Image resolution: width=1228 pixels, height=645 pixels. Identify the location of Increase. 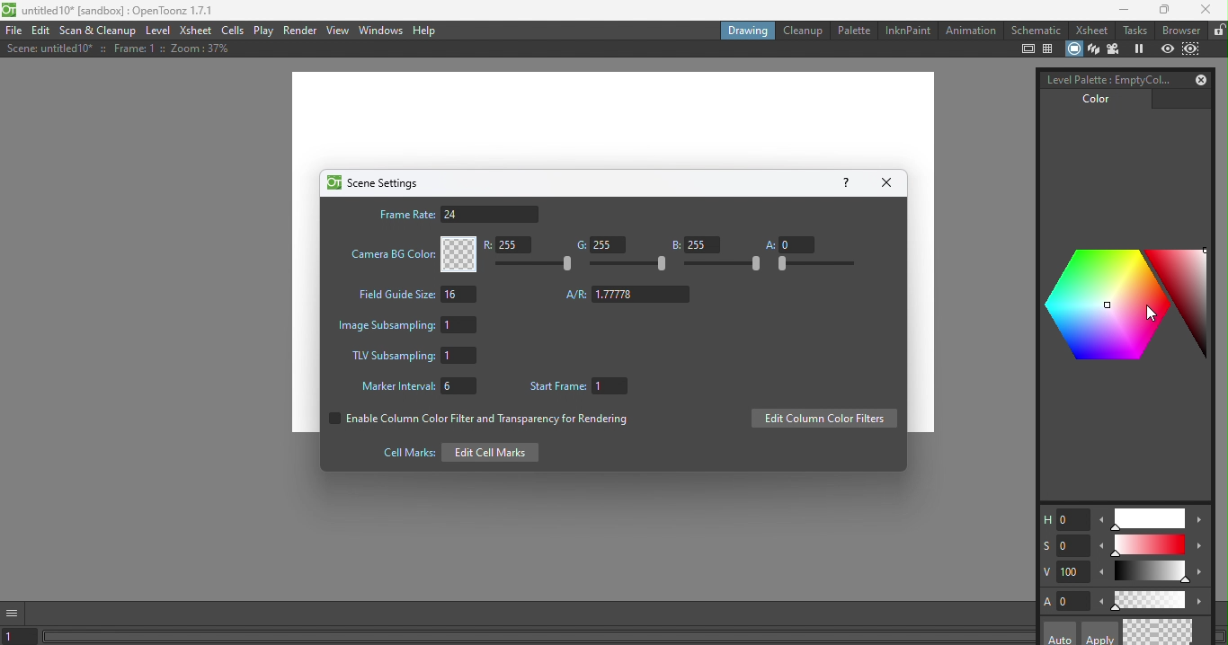
(1201, 575).